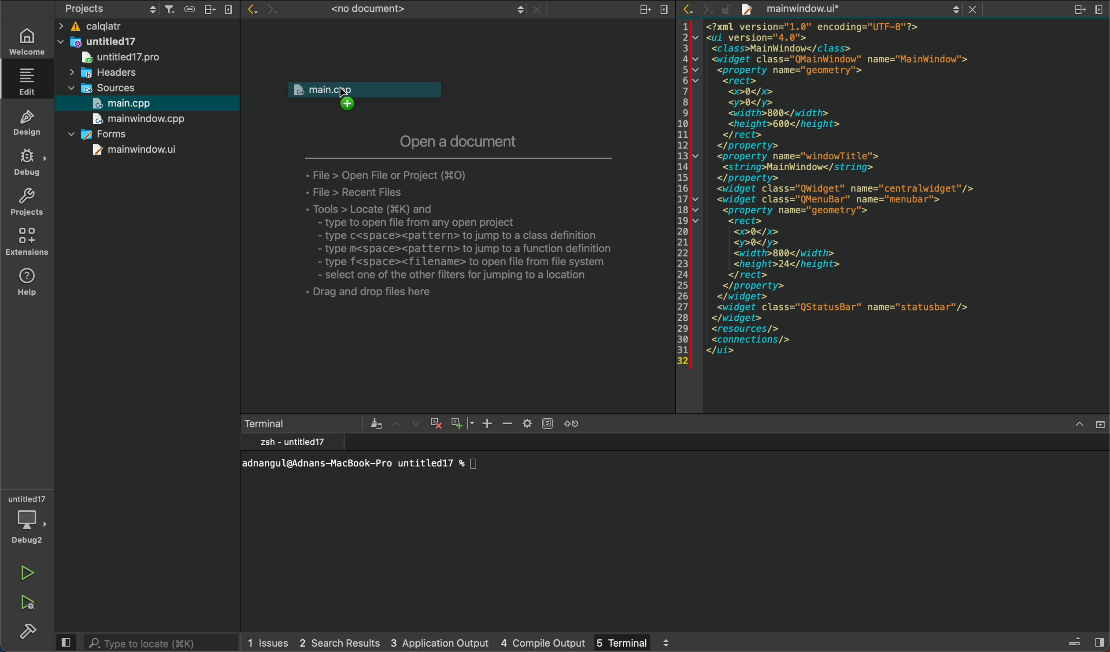 The height and width of the screenshot is (652, 1110). What do you see at coordinates (632, 641) in the screenshot?
I see `terminal` at bounding box center [632, 641].